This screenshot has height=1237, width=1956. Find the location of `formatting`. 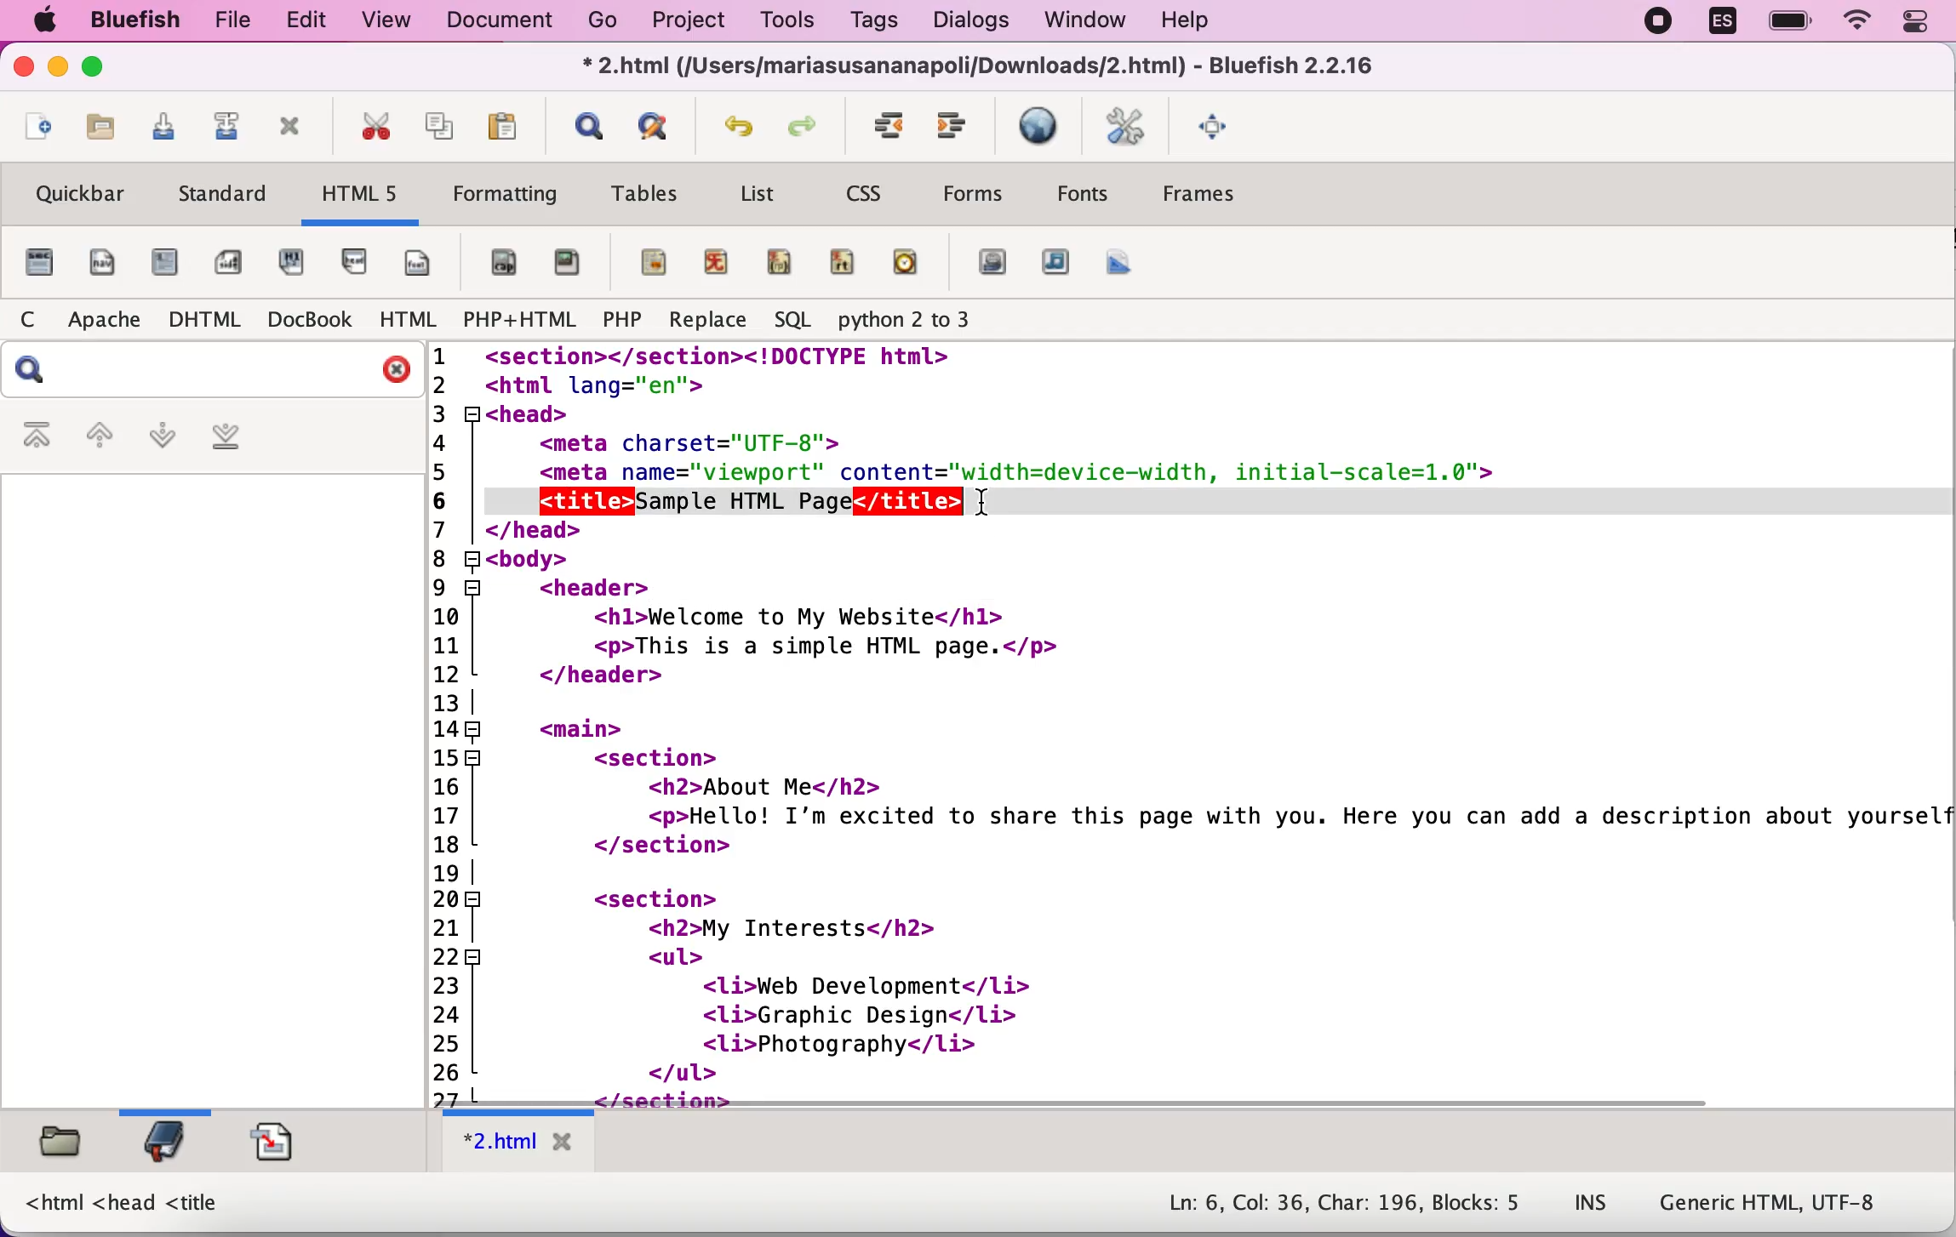

formatting is located at coordinates (504, 197).